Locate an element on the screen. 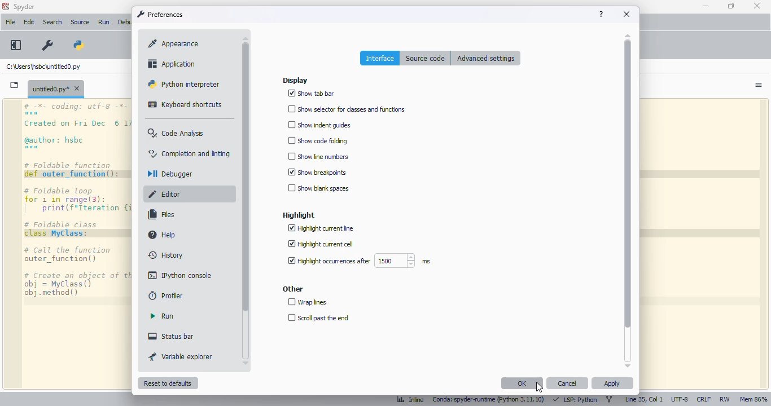 The height and width of the screenshot is (406, 771). show code folding is located at coordinates (318, 141).